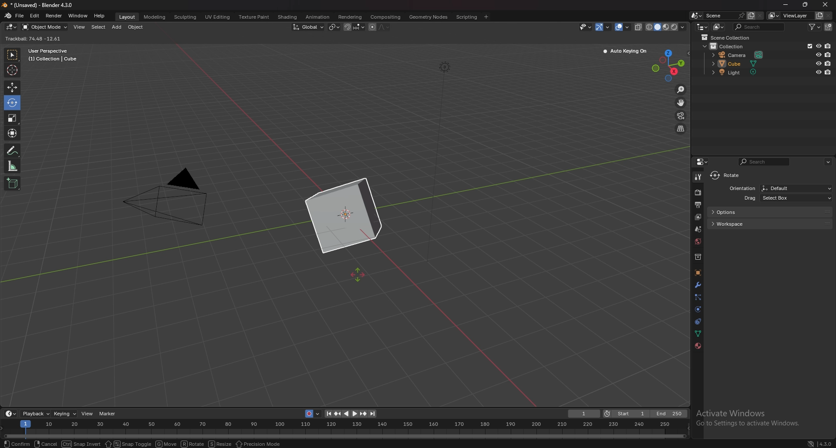  What do you see at coordinates (585, 27) in the screenshot?
I see `select-ability and visibility` at bounding box center [585, 27].